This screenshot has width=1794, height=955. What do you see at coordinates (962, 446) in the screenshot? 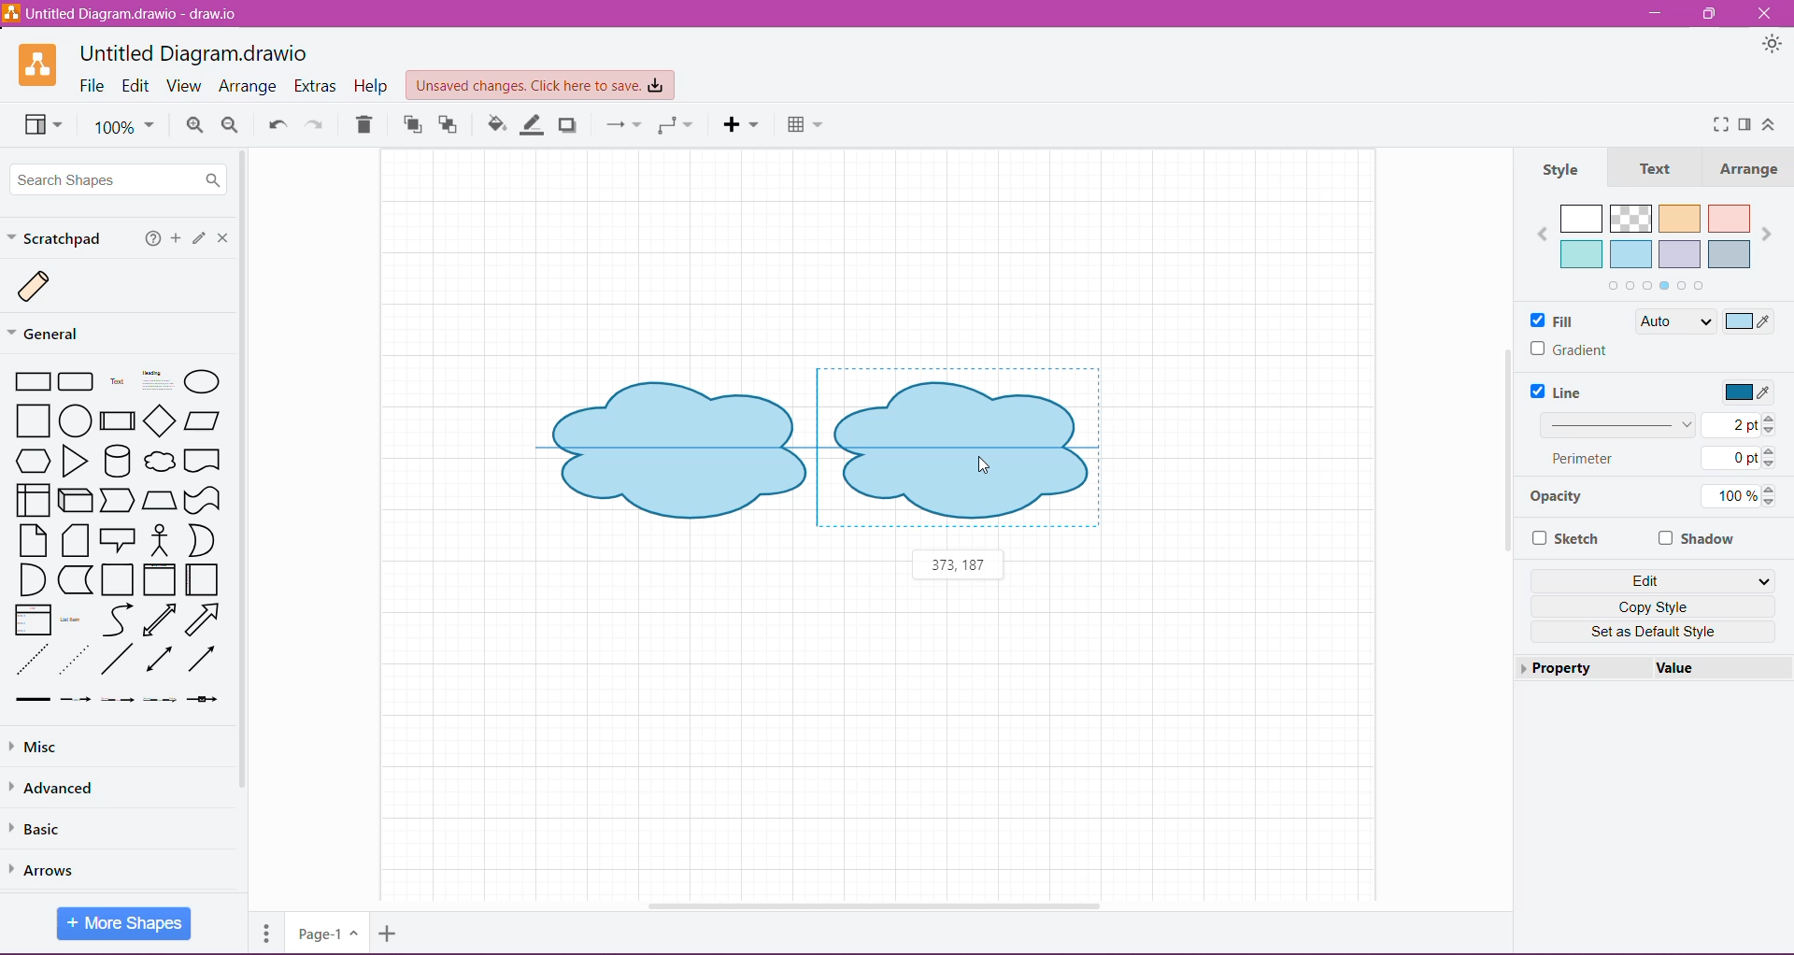
I see `Duplicated Shape dragged beside the original shape` at bounding box center [962, 446].